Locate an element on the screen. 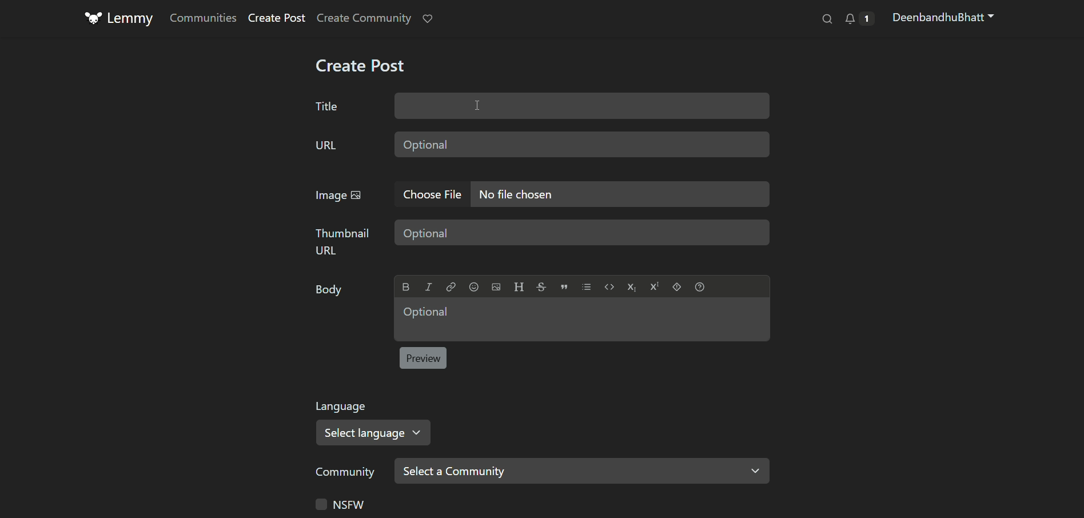 This screenshot has height=518, width=1084. Bold is located at coordinates (405, 287).